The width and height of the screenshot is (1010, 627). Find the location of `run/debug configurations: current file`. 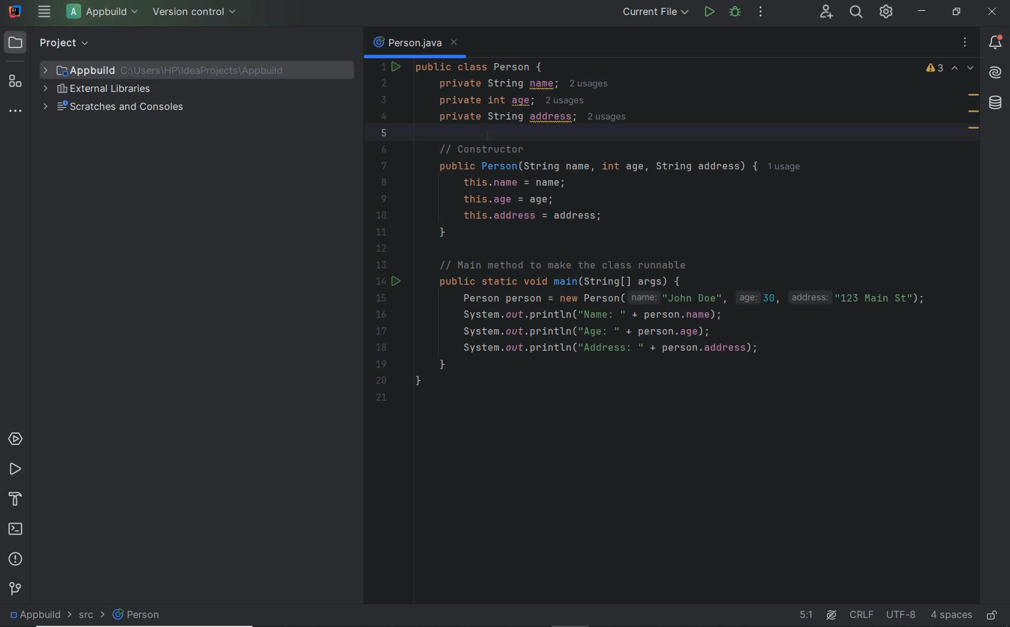

run/debug configurations: current file is located at coordinates (655, 11).